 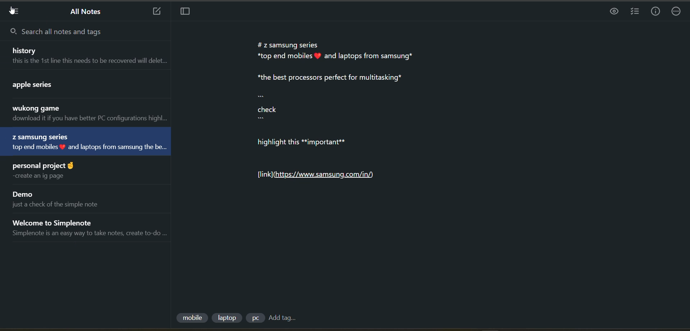 I want to click on toggle focus mode, so click(x=186, y=11).